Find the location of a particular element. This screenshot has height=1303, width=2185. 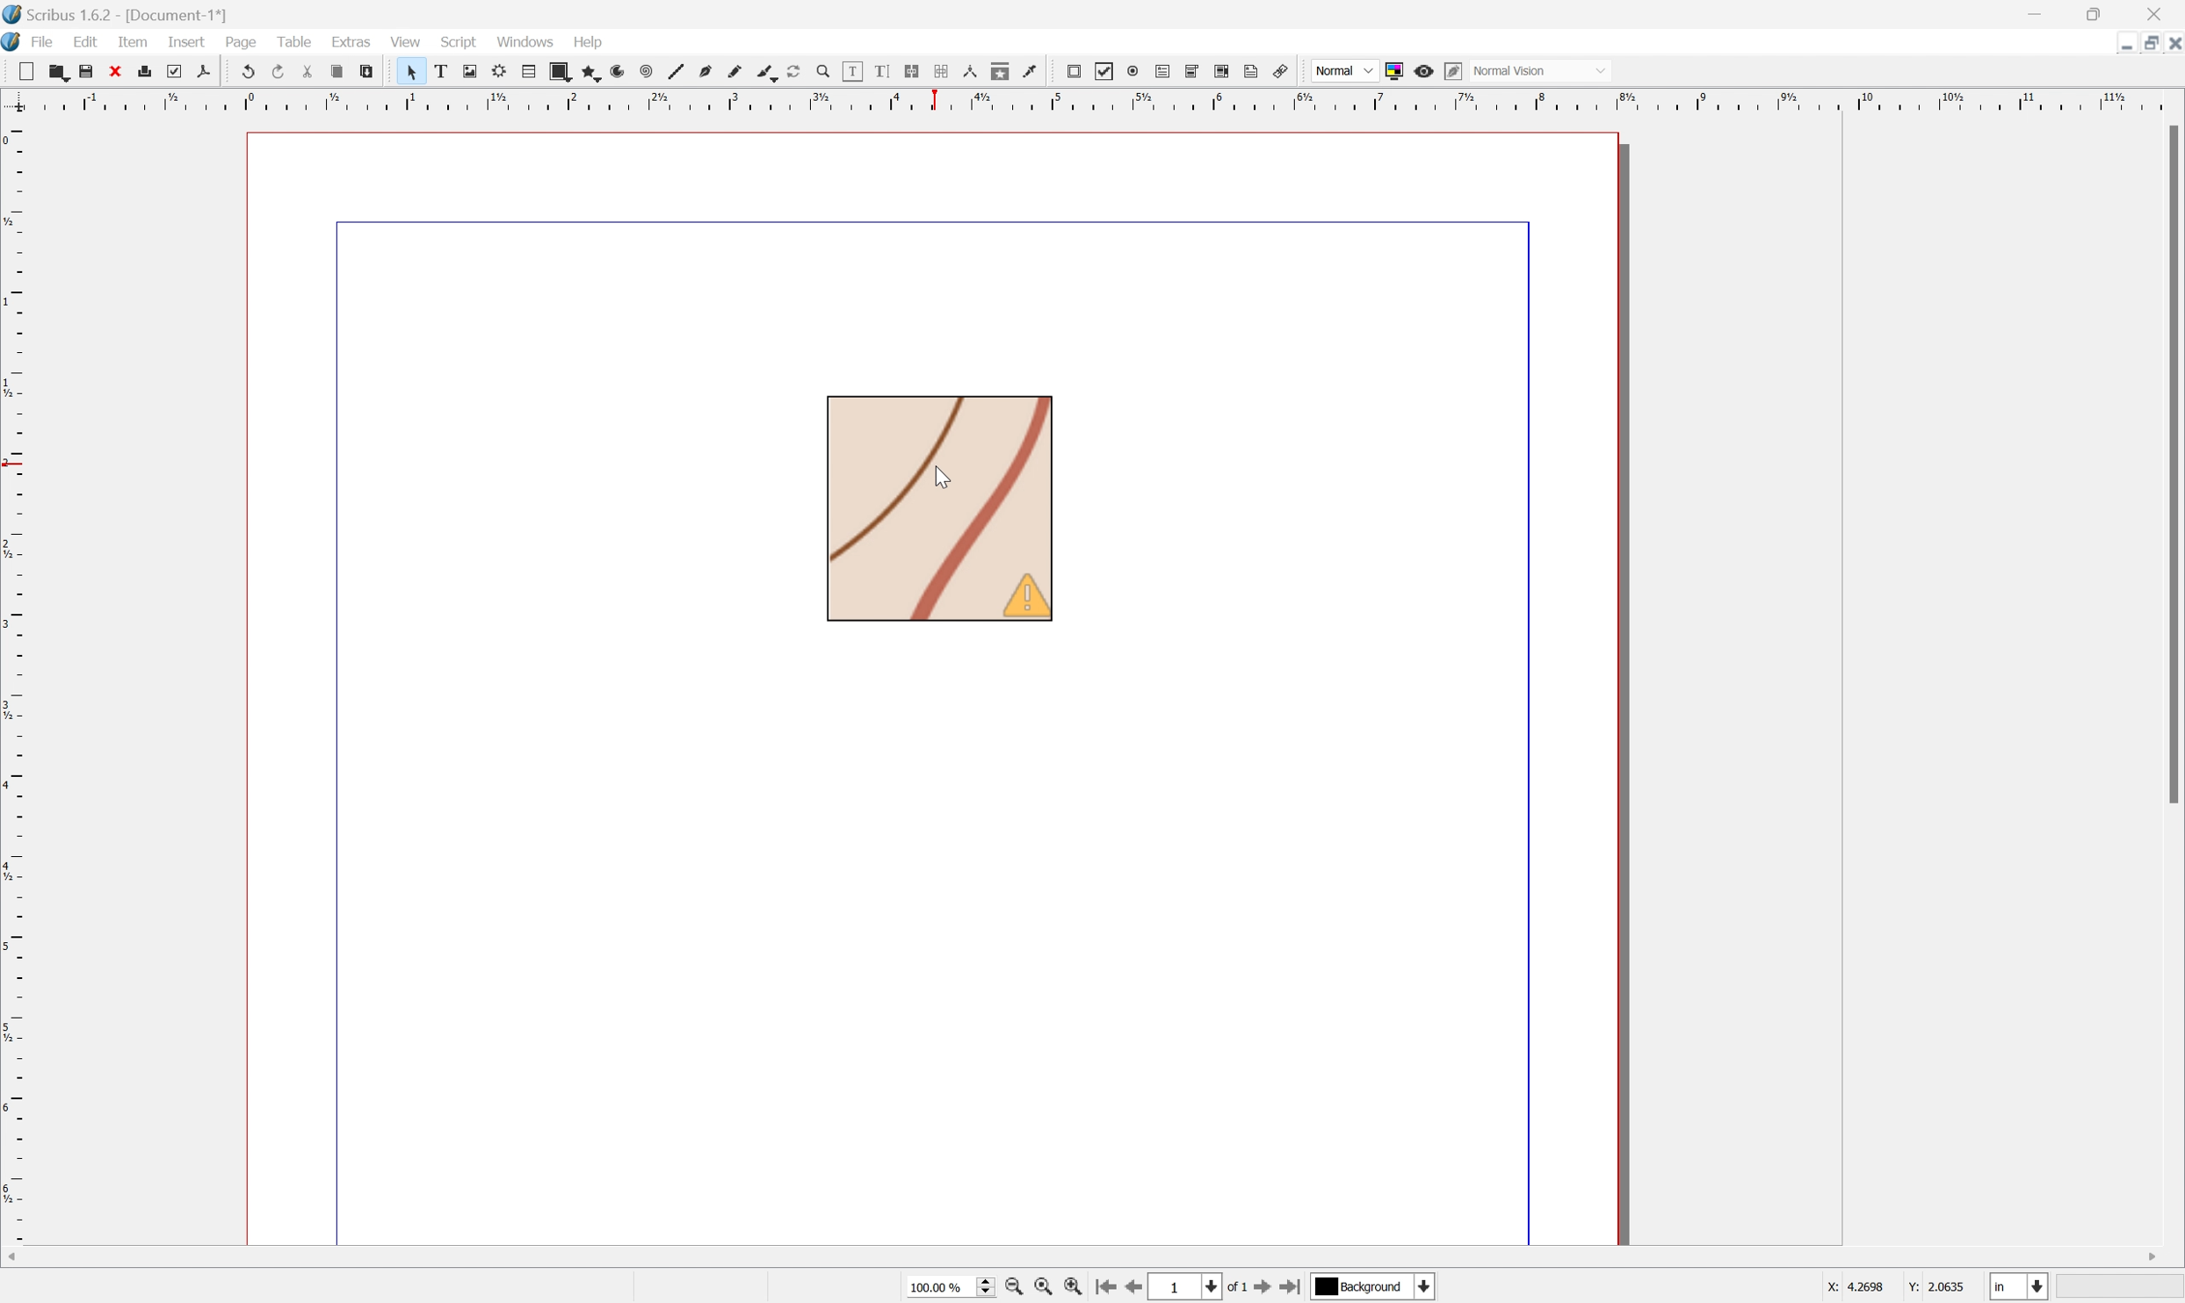

Link annotation is located at coordinates (1277, 71).